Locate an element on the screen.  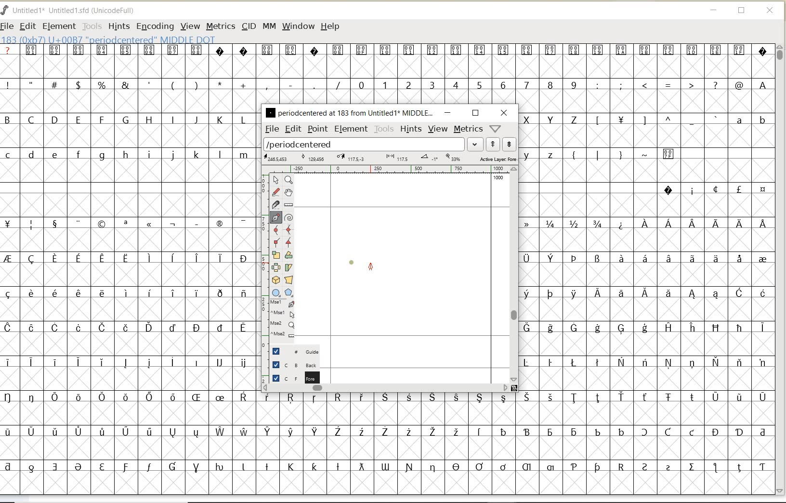
ruler is located at coordinates (391, 170).